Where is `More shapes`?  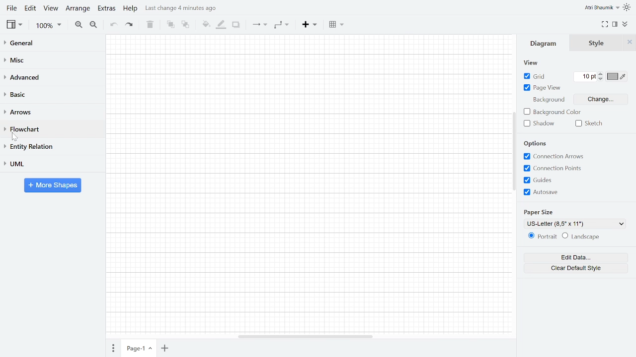
More shapes is located at coordinates (54, 186).